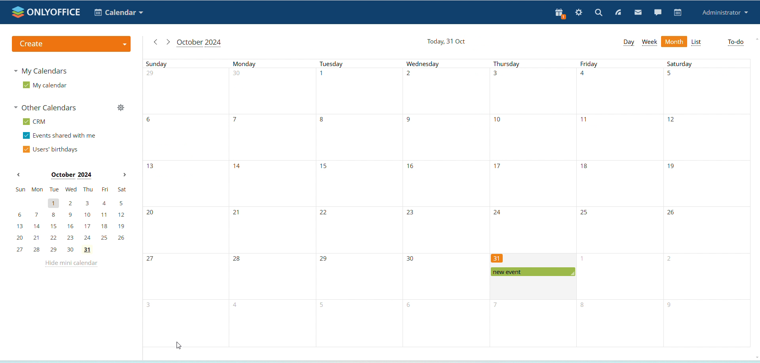 This screenshot has height=363, width=760. I want to click on calendar, so click(678, 13).